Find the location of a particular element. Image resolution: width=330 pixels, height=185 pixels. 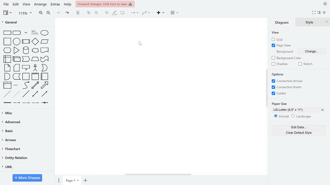

format is located at coordinates (319, 13).